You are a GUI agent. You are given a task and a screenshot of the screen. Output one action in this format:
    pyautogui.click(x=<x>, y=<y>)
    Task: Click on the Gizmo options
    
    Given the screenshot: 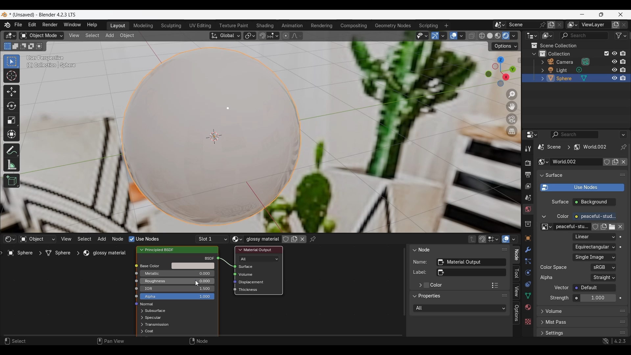 What is the action you would take?
    pyautogui.click(x=443, y=36)
    